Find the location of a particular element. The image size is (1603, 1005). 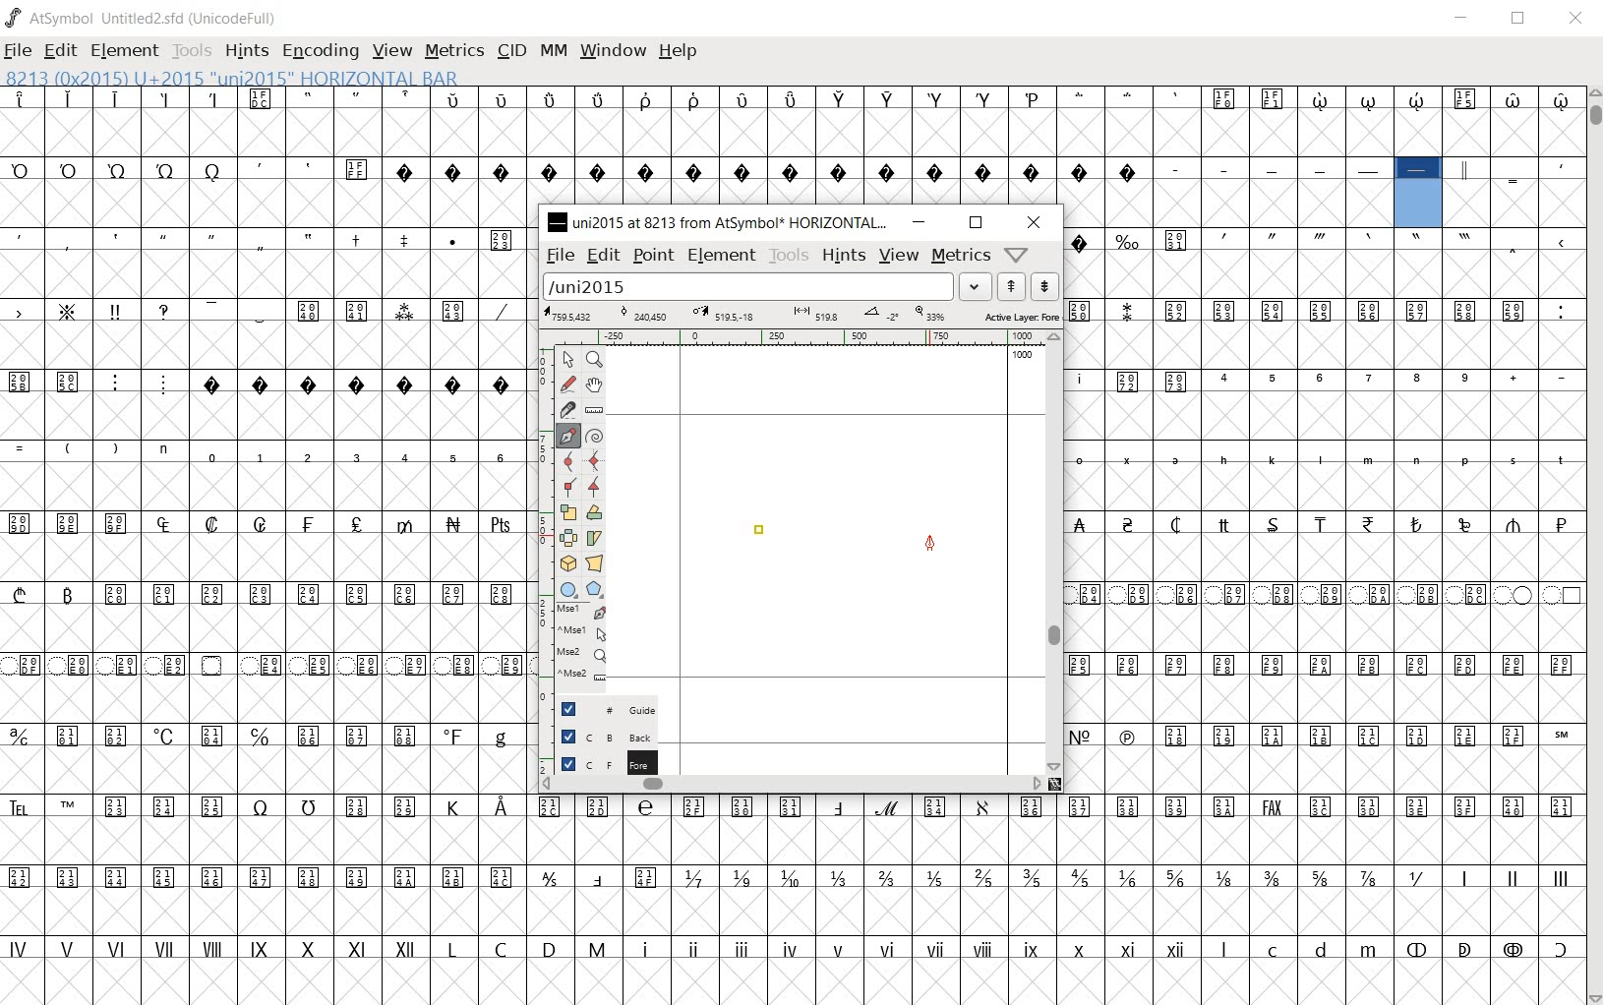

point is located at coordinates (655, 258).